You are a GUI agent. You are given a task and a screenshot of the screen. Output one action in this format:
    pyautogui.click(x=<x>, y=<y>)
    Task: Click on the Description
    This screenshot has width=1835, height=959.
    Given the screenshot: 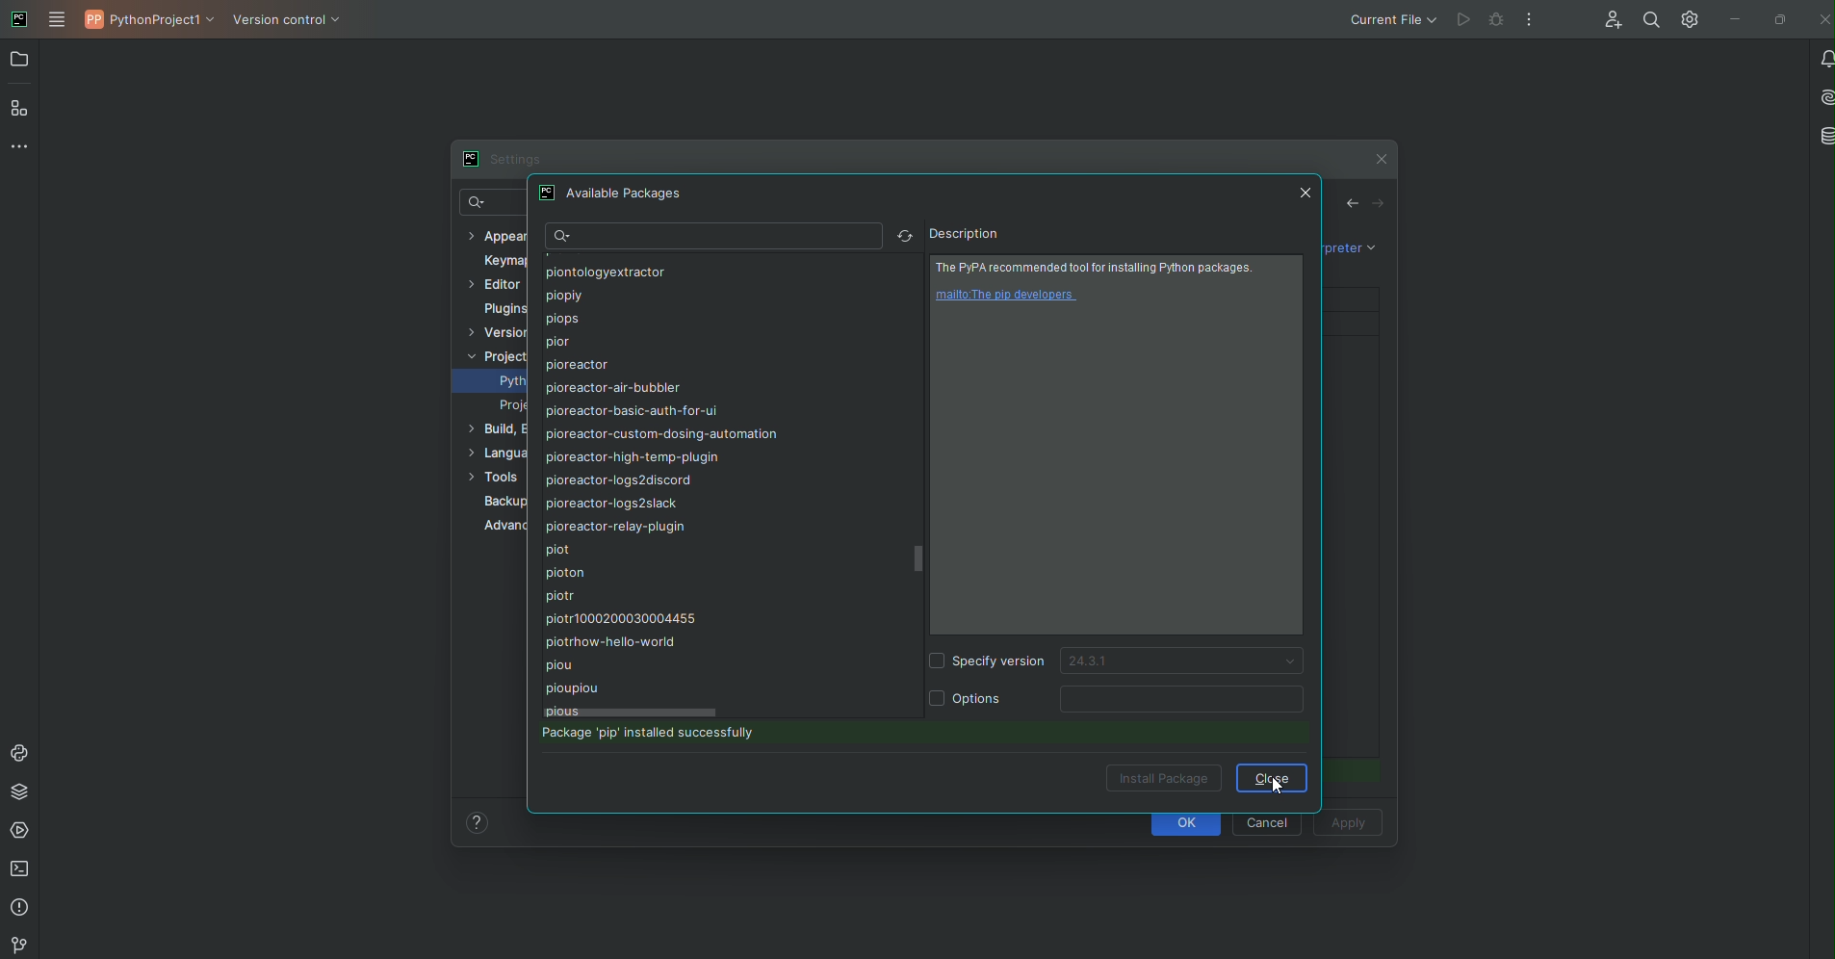 What is the action you would take?
    pyautogui.click(x=963, y=234)
    